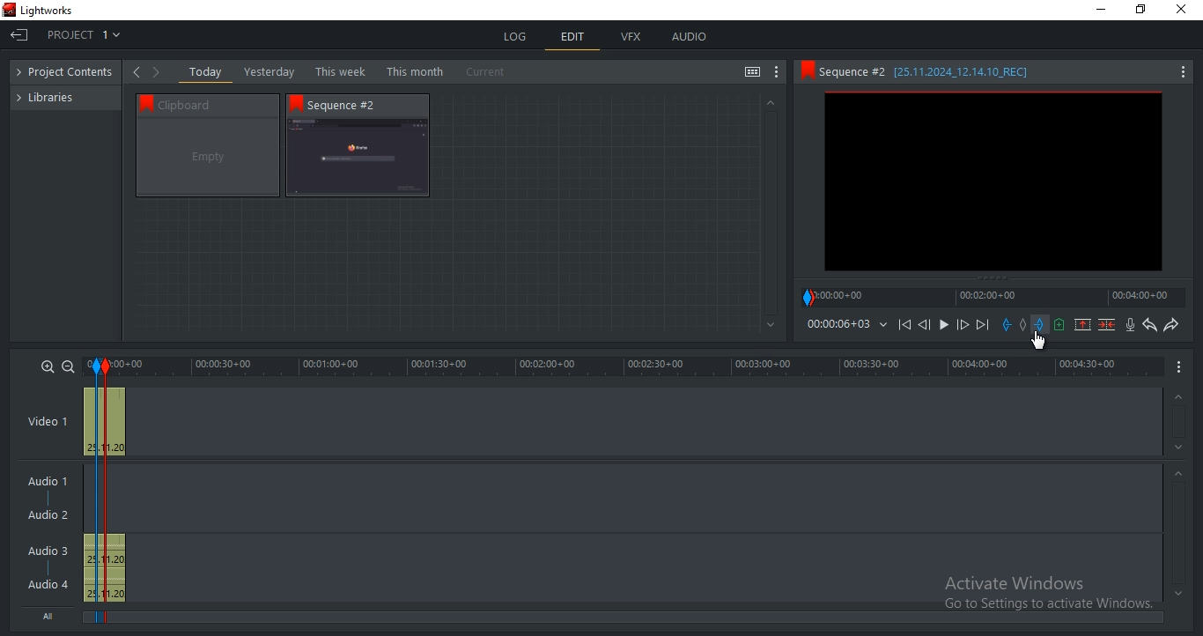 This screenshot has width=1203, height=636. What do you see at coordinates (1180, 366) in the screenshot?
I see `show menu` at bounding box center [1180, 366].